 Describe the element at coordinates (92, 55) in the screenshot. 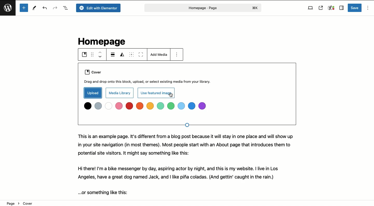

I see `Drag` at that location.